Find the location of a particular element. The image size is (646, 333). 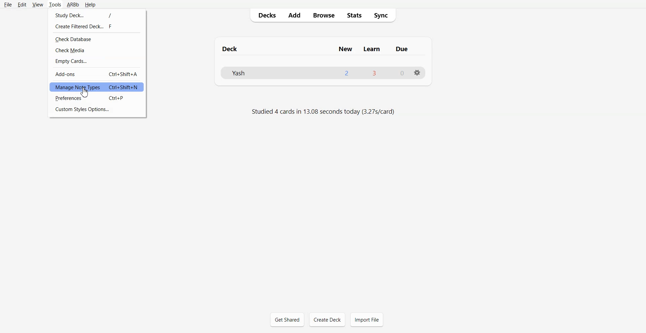

Edit is located at coordinates (22, 4).